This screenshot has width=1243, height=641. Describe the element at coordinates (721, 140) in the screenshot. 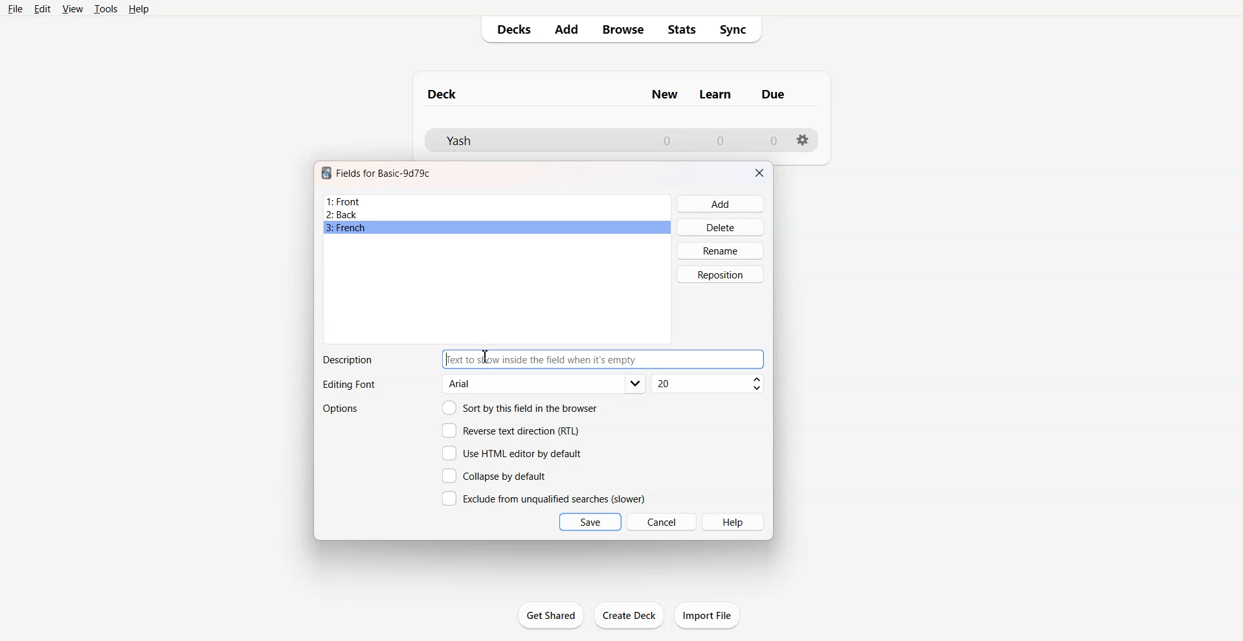

I see `Number of Learn cards` at that location.